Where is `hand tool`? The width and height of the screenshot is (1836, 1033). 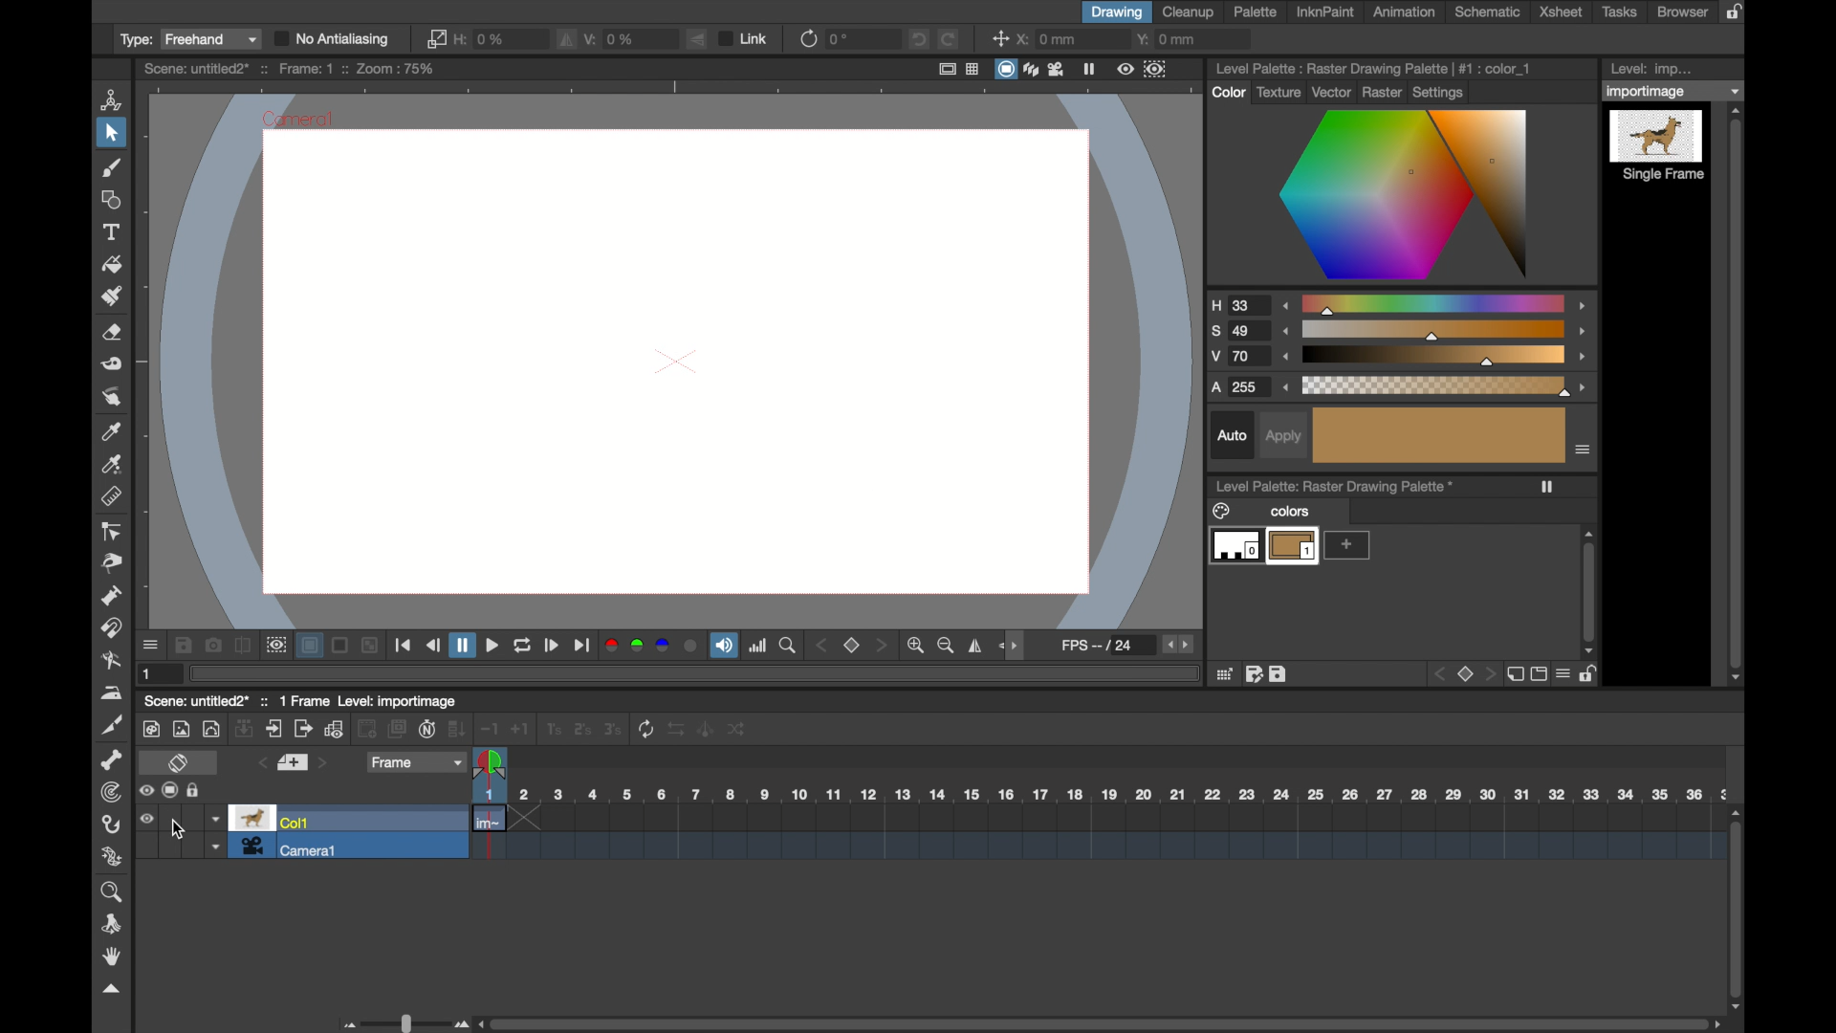 hand tool is located at coordinates (110, 956).